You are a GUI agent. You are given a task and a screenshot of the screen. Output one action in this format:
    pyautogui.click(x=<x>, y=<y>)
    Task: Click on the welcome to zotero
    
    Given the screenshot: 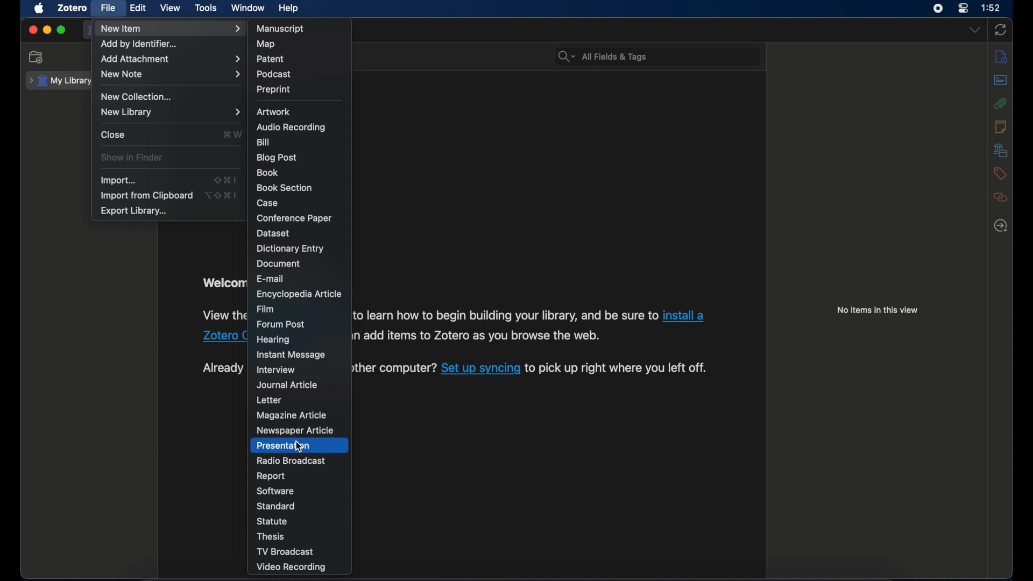 What is the action you would take?
    pyautogui.click(x=223, y=283)
    